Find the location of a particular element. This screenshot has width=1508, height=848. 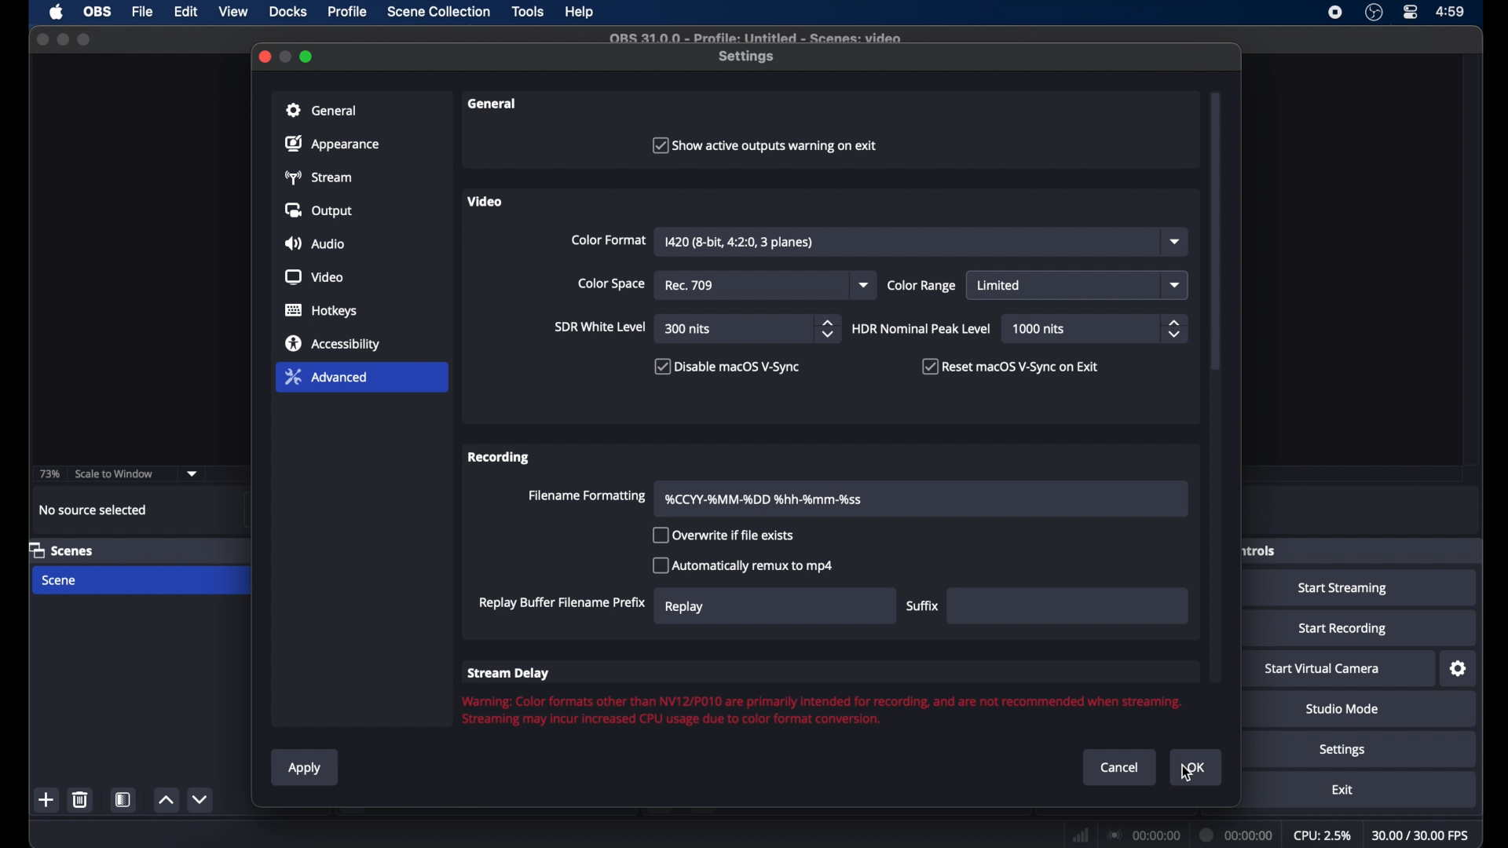

settings is located at coordinates (748, 57).